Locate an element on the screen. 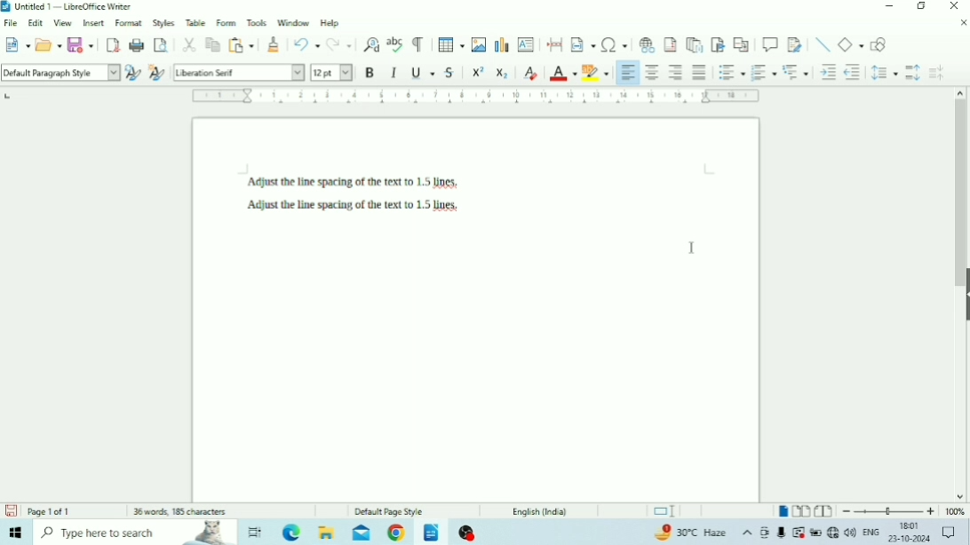 Image resolution: width=970 pixels, height=545 pixels. Toggle Unordered List is located at coordinates (730, 70).